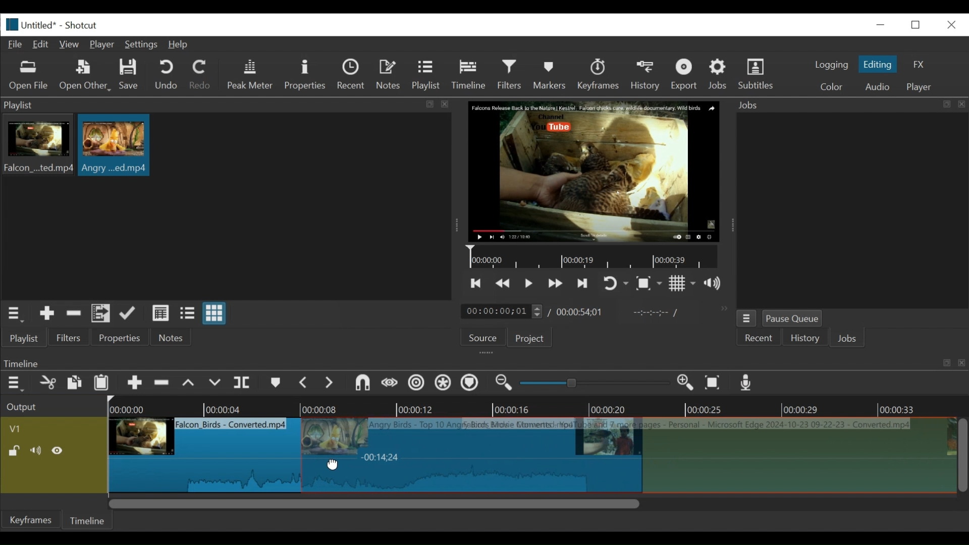  Describe the element at coordinates (213, 314) in the screenshot. I see `view as icons` at that location.